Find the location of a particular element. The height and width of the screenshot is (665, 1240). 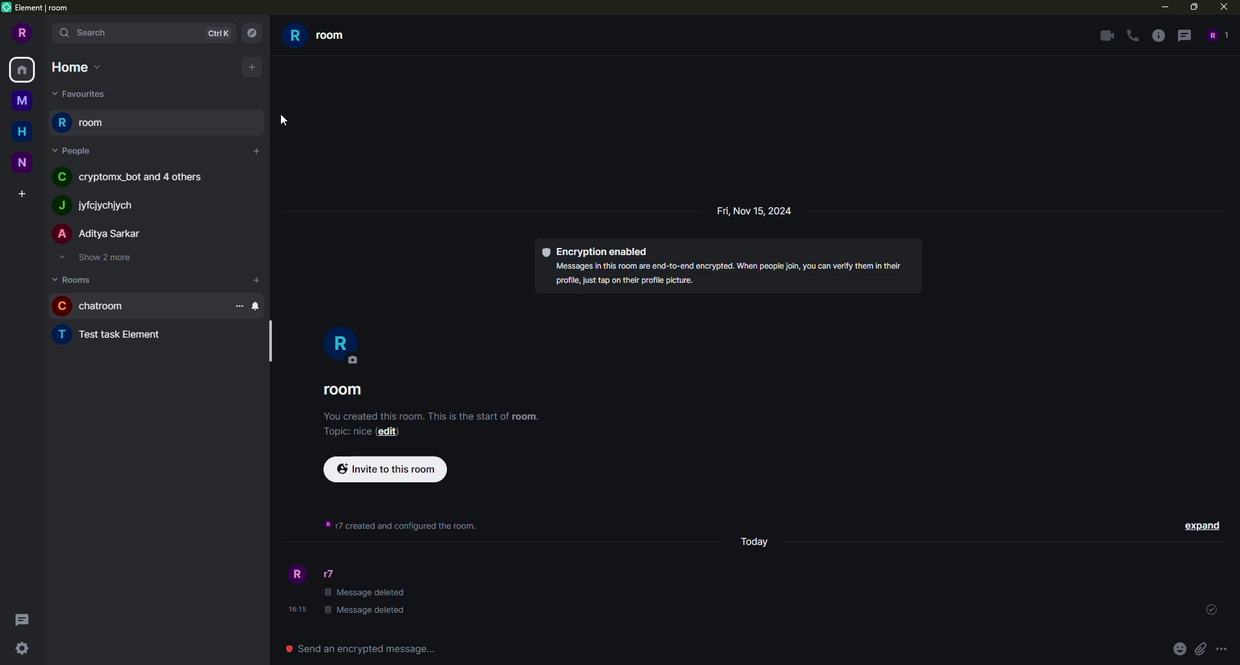

add is located at coordinates (258, 280).